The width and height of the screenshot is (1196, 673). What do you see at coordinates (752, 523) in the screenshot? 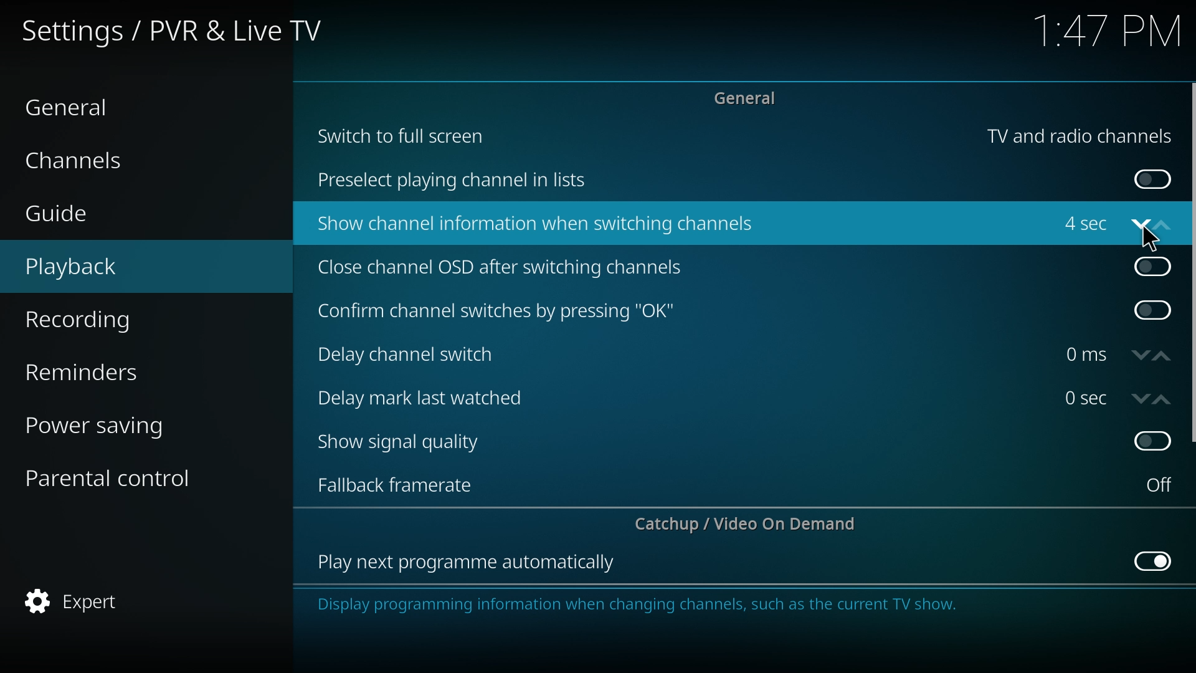
I see `catchup/video on demand` at bounding box center [752, 523].